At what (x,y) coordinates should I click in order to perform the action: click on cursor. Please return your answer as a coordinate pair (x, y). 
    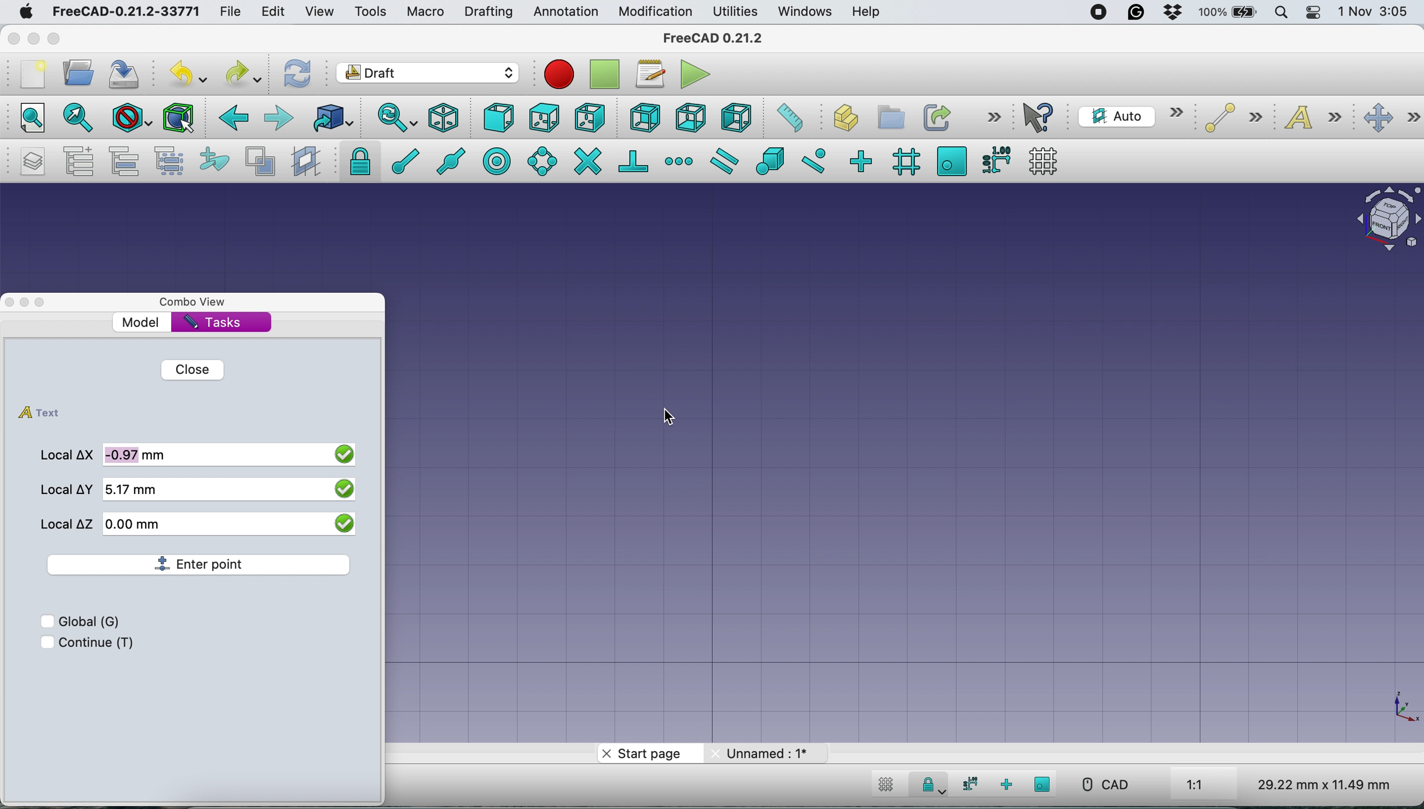
    Looking at the image, I should click on (678, 417).